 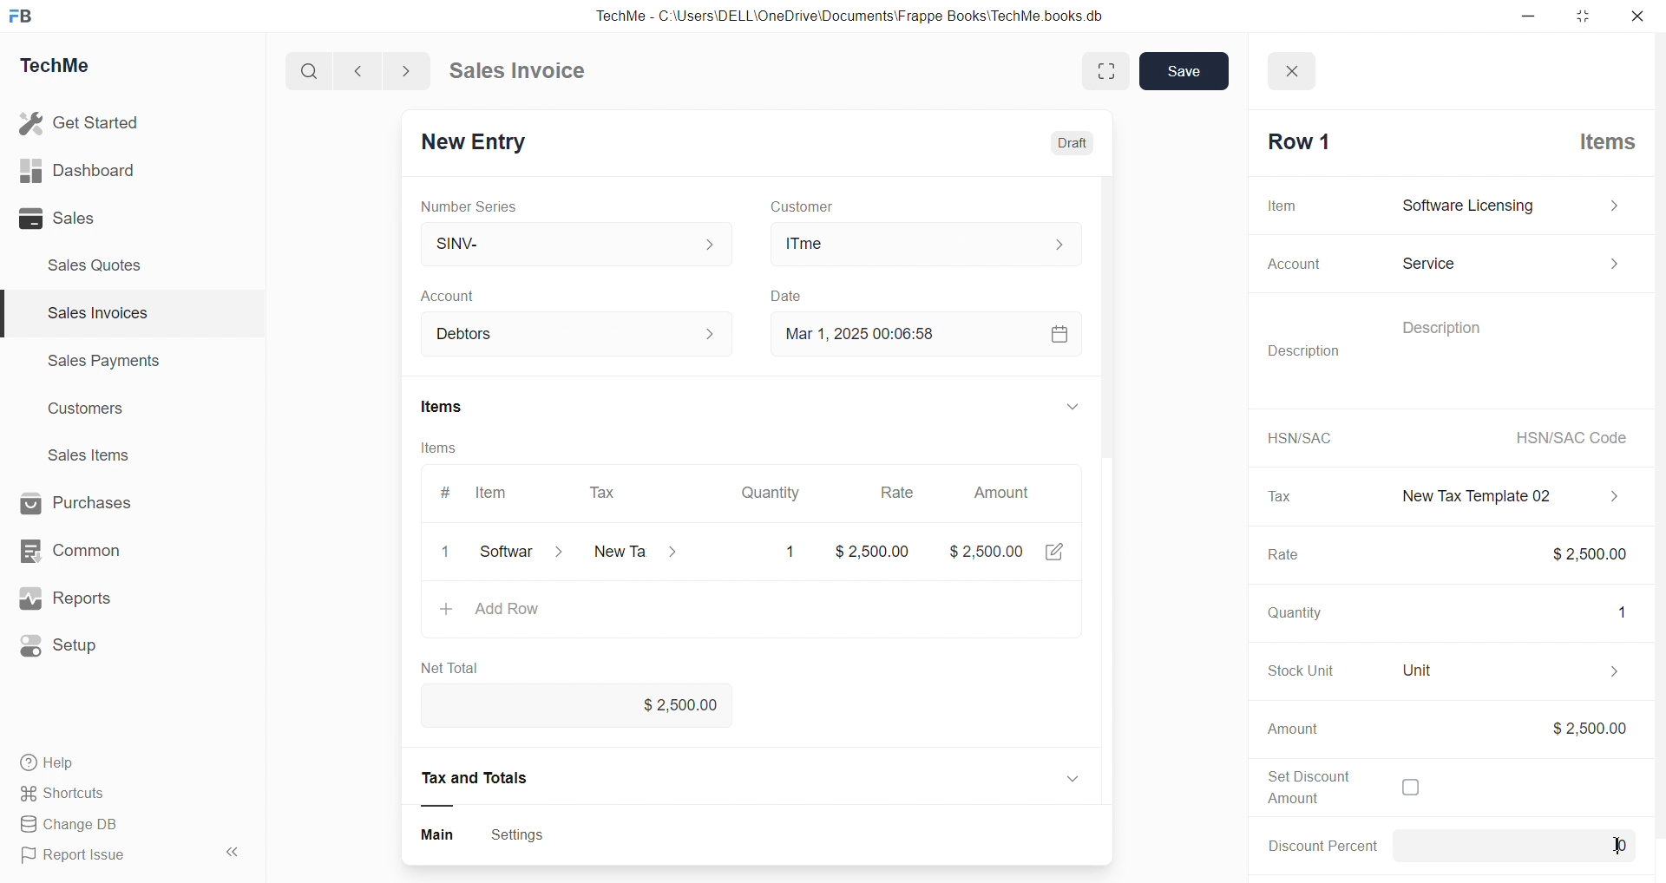 I want to click on Item, so click(x=1283, y=205).